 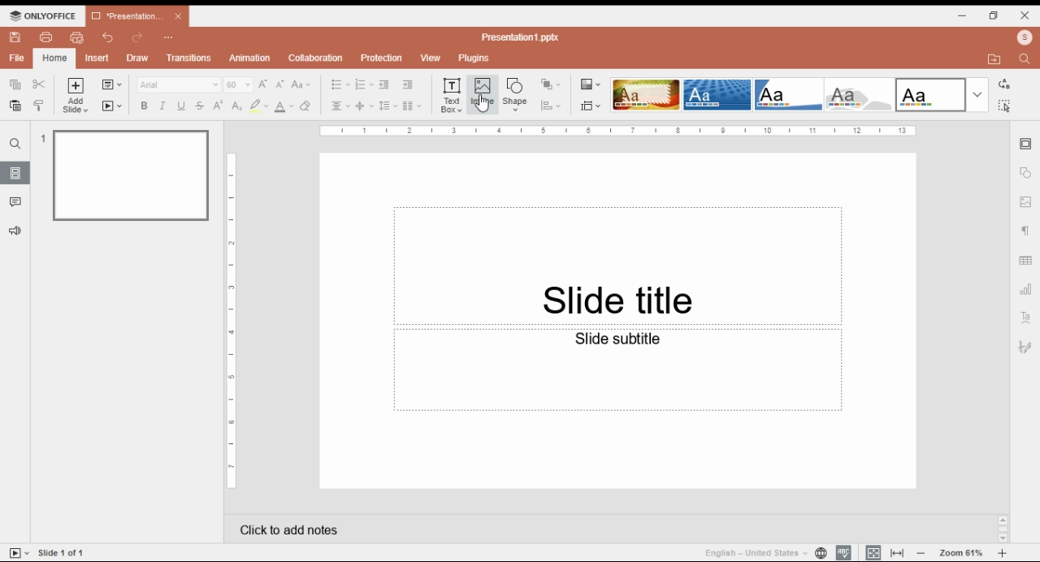 What do you see at coordinates (430, 57) in the screenshot?
I see `view` at bounding box center [430, 57].